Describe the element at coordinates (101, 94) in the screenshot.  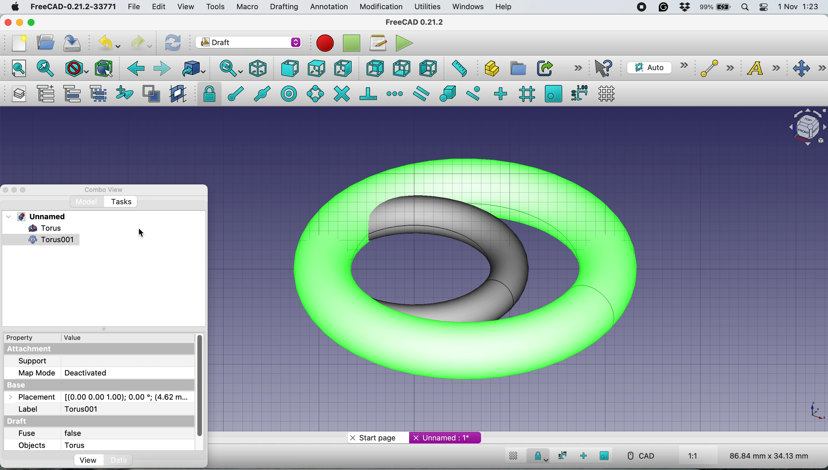
I see `select group` at that location.